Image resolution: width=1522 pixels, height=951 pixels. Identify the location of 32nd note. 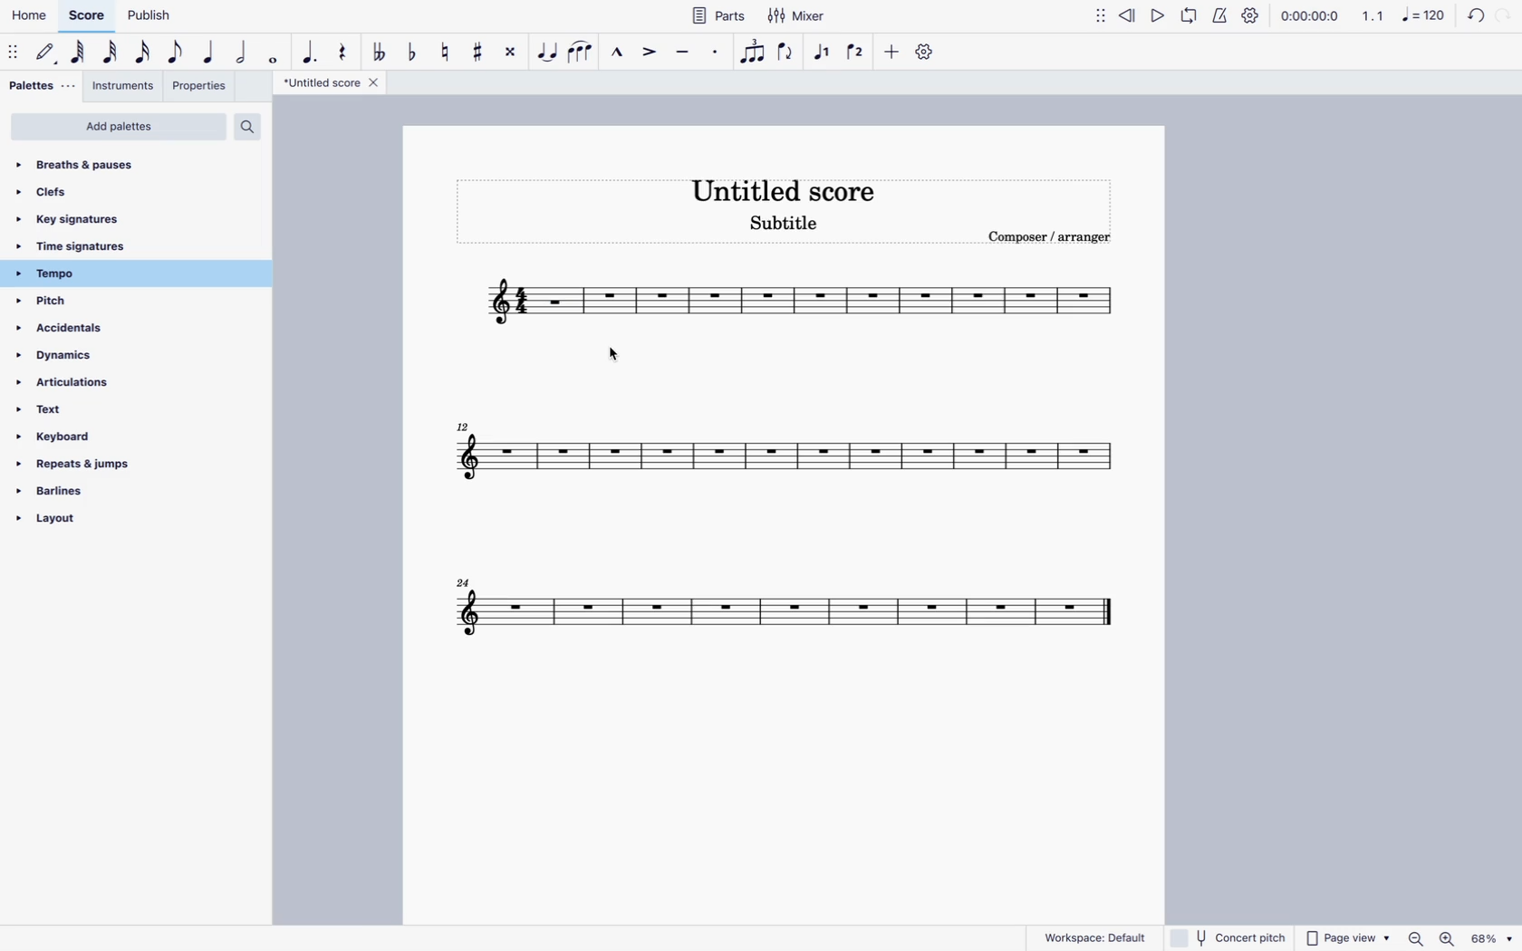
(113, 53).